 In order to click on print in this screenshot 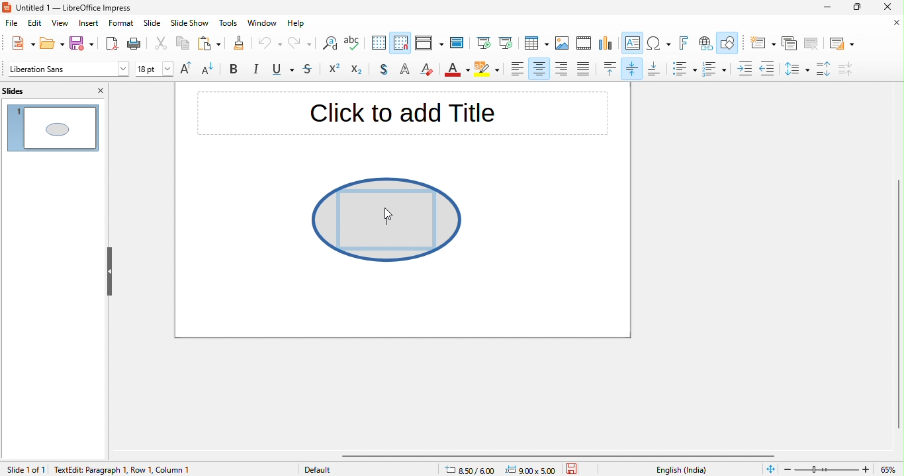, I will do `click(138, 44)`.